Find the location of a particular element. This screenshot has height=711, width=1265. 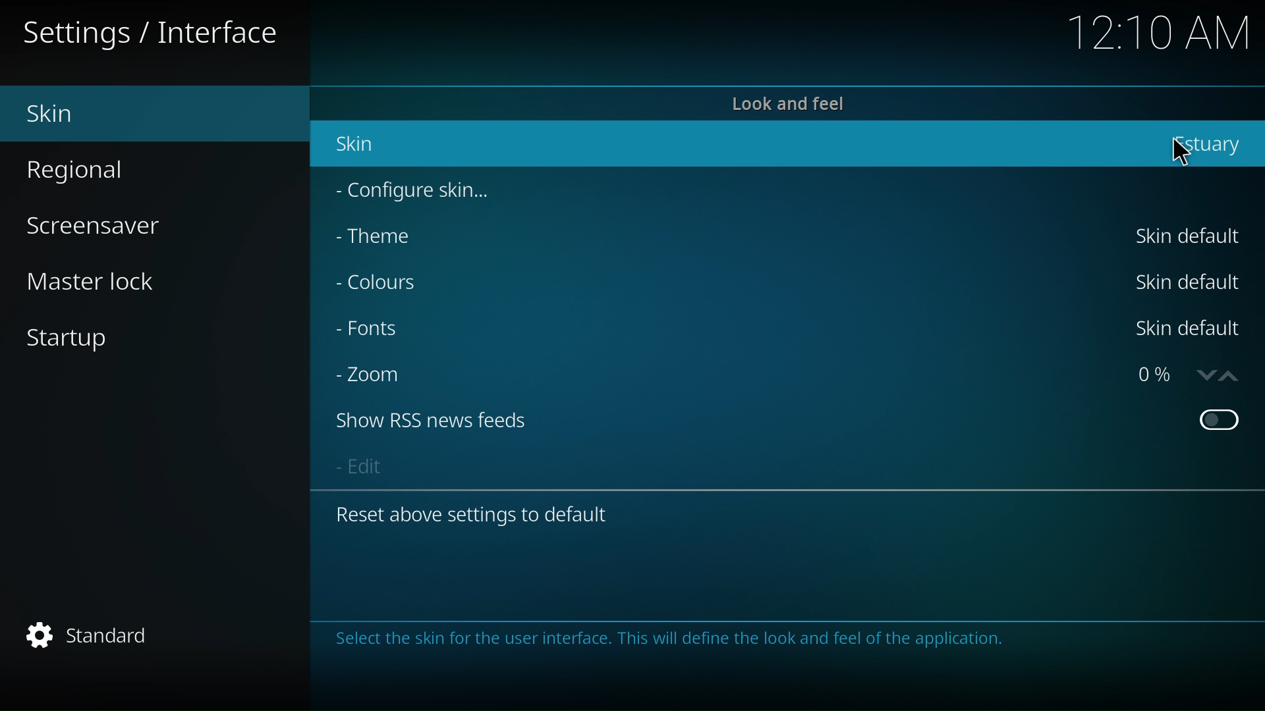

configure skin is located at coordinates (422, 190).